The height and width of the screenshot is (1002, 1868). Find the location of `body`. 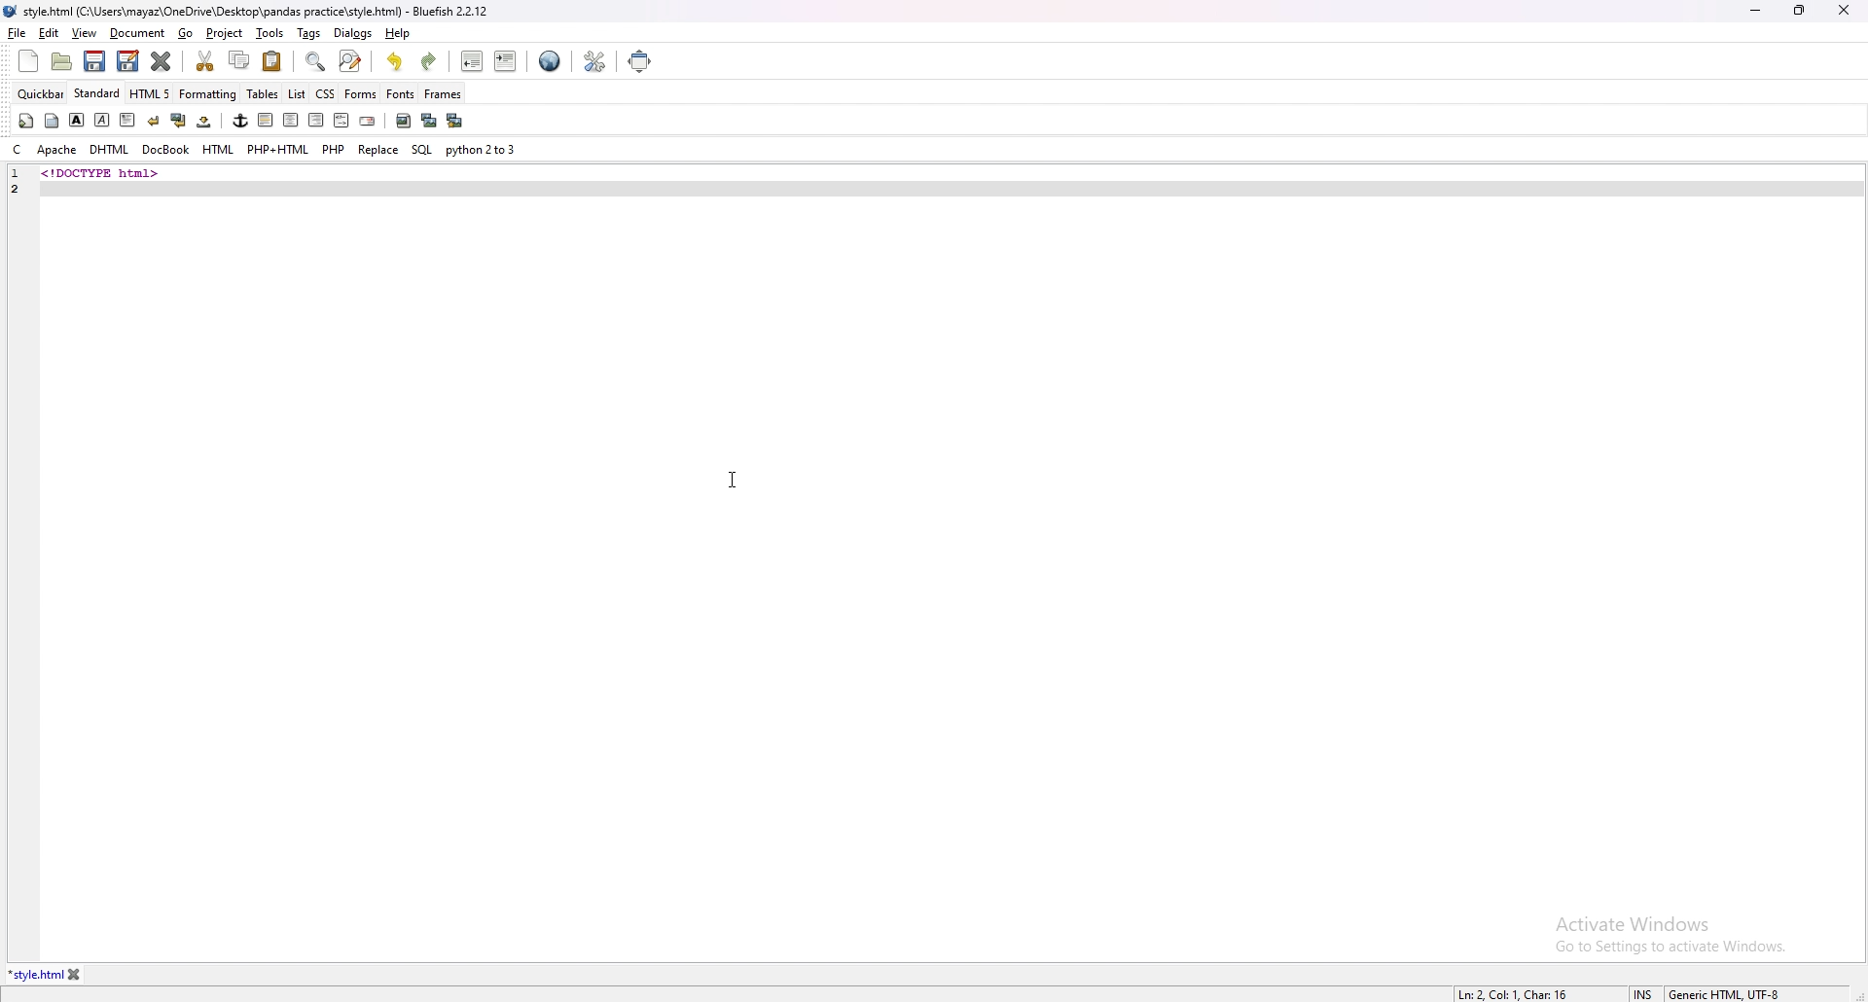

body is located at coordinates (54, 119).